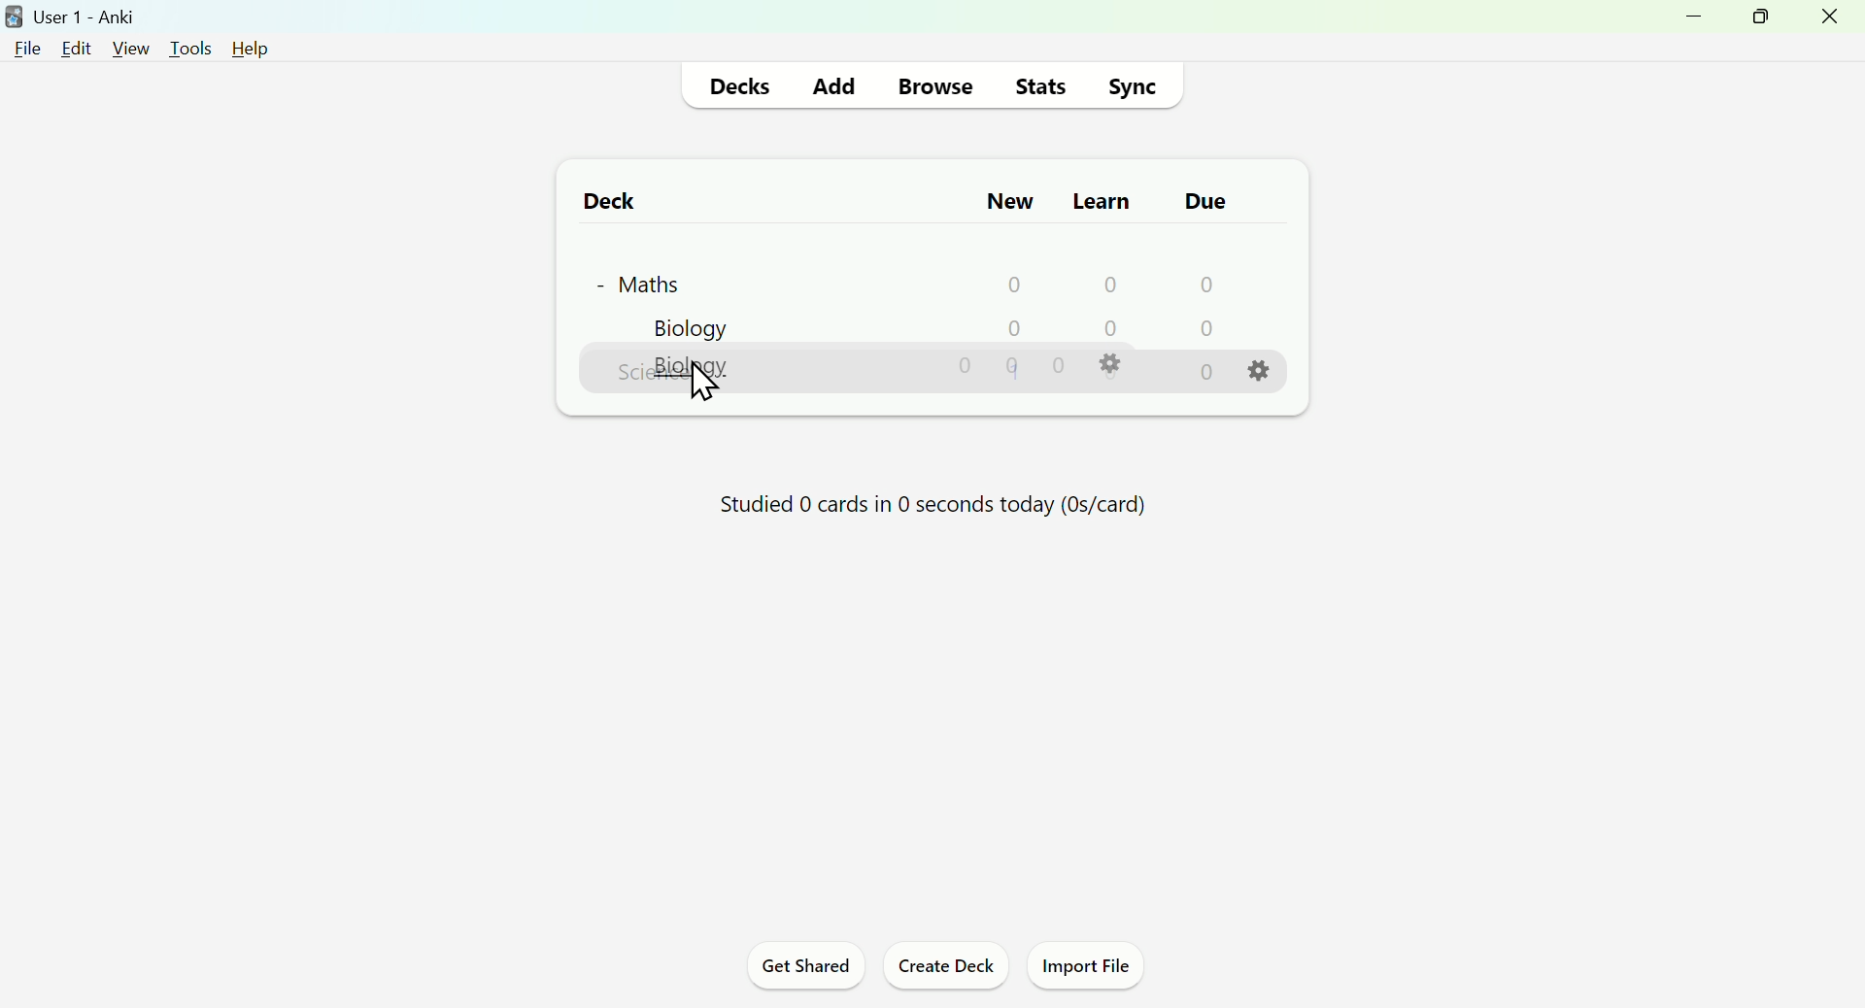 The height and width of the screenshot is (1008, 1865). Describe the element at coordinates (1207, 376) in the screenshot. I see `0` at that location.